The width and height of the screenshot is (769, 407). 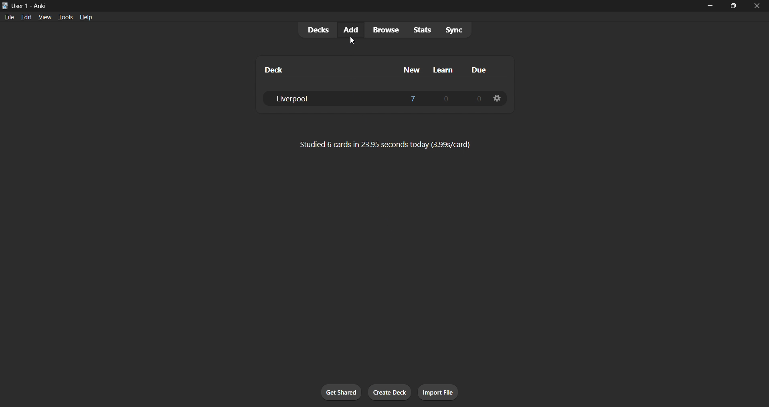 What do you see at coordinates (384, 29) in the screenshot?
I see `browse` at bounding box center [384, 29].